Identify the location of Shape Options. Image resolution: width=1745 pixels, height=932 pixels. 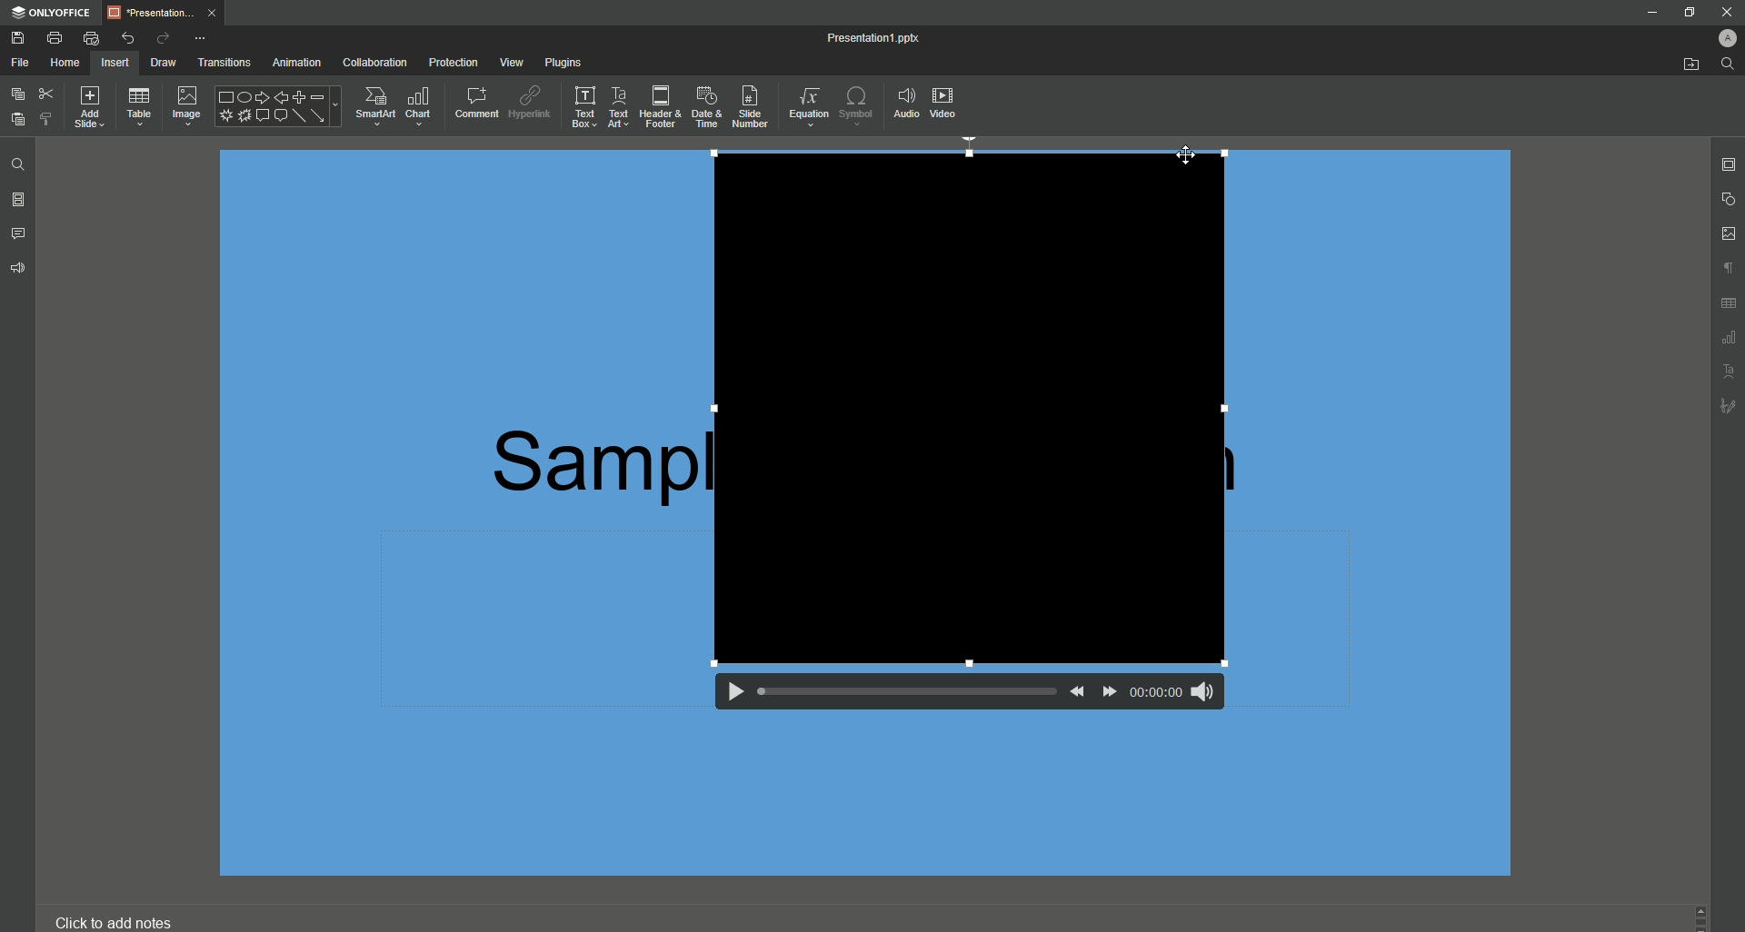
(277, 107).